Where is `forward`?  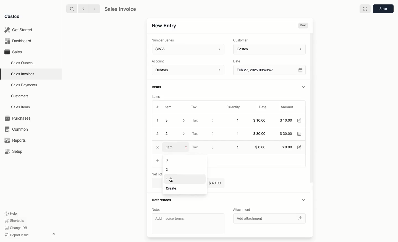 forward is located at coordinates (94, 9).